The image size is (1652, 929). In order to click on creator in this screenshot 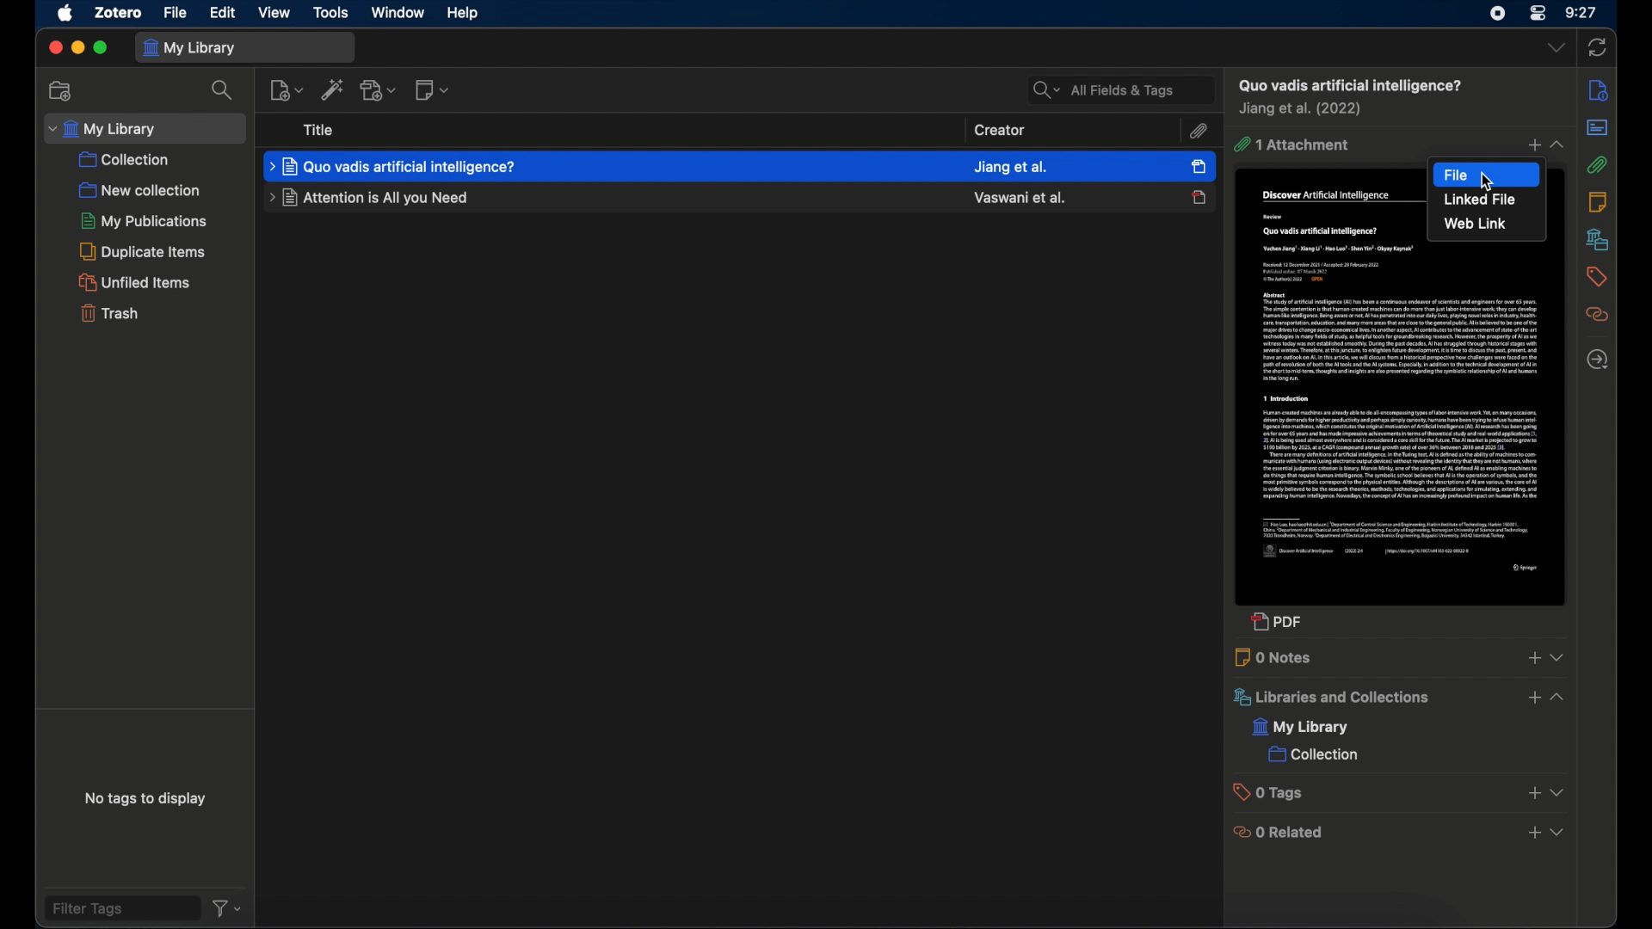, I will do `click(1303, 110)`.